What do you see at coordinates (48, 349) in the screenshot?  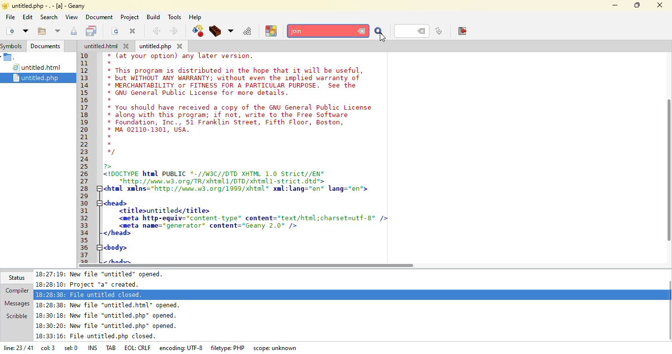 I see `col: 3` at bounding box center [48, 349].